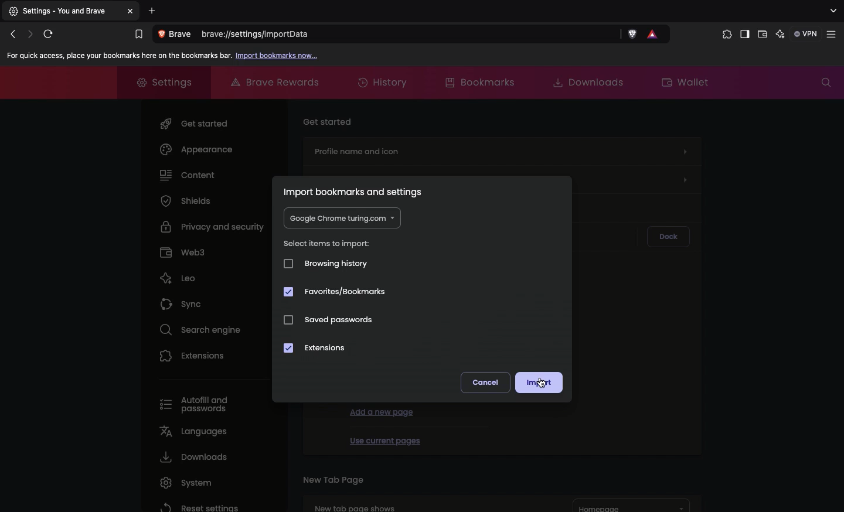  I want to click on Cancel, so click(486, 382).